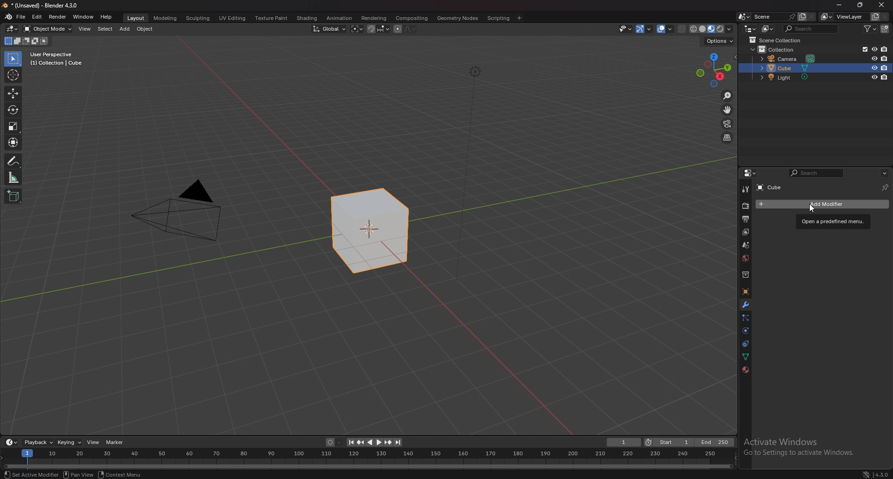  I want to click on physics, so click(745, 331).